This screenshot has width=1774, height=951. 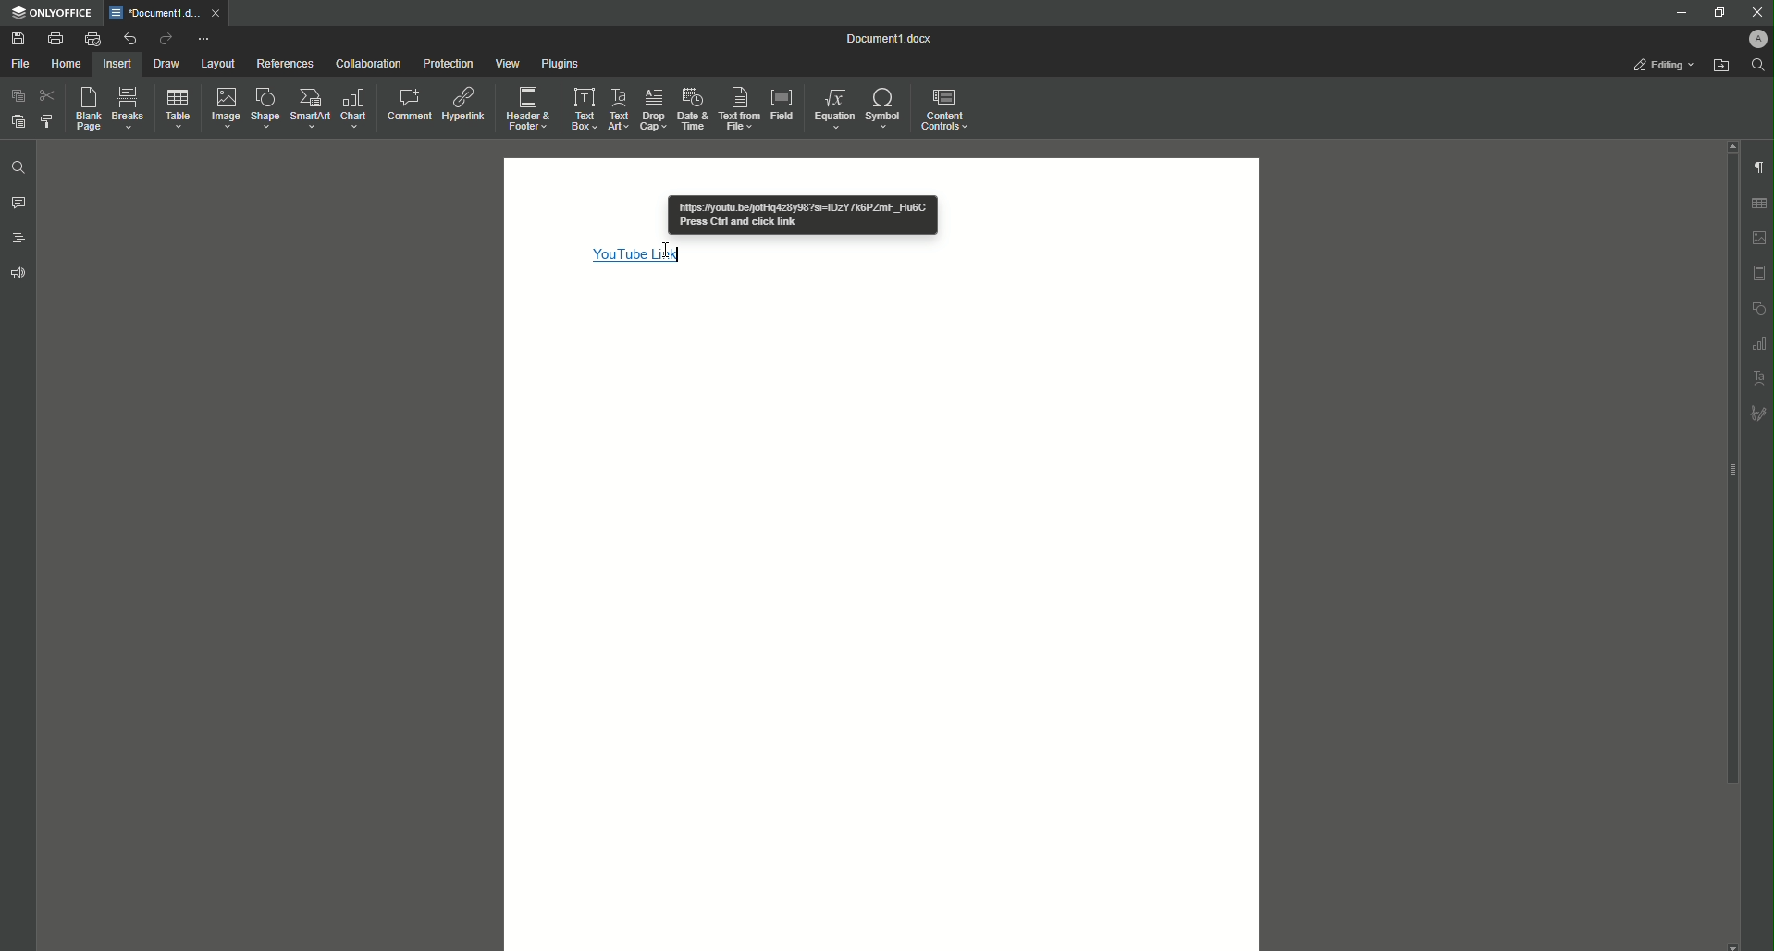 I want to click on More Options, so click(x=205, y=40).